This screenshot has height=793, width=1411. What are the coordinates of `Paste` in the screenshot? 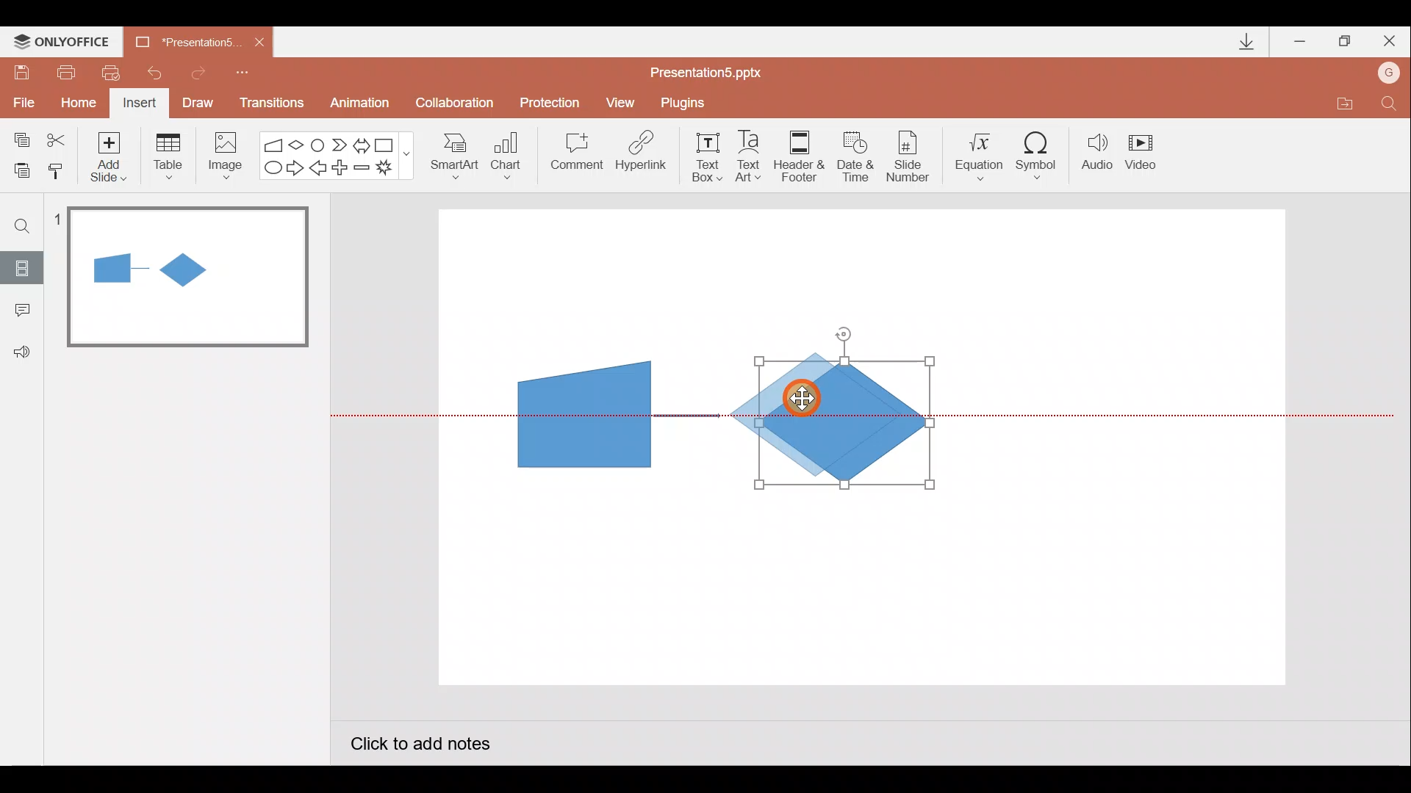 It's located at (18, 169).